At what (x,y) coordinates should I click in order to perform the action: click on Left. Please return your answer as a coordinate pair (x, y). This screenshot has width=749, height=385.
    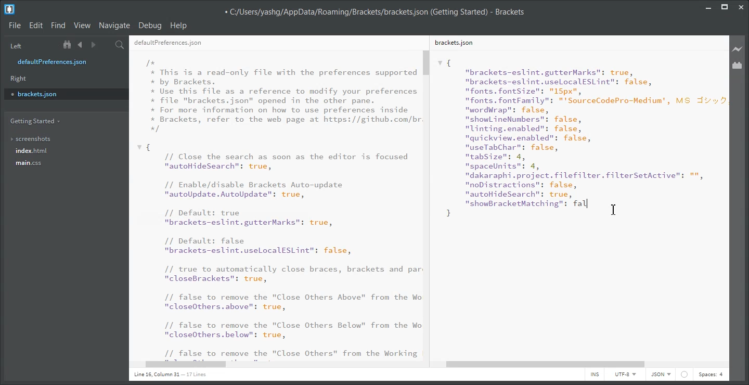
    Looking at the image, I should click on (15, 45).